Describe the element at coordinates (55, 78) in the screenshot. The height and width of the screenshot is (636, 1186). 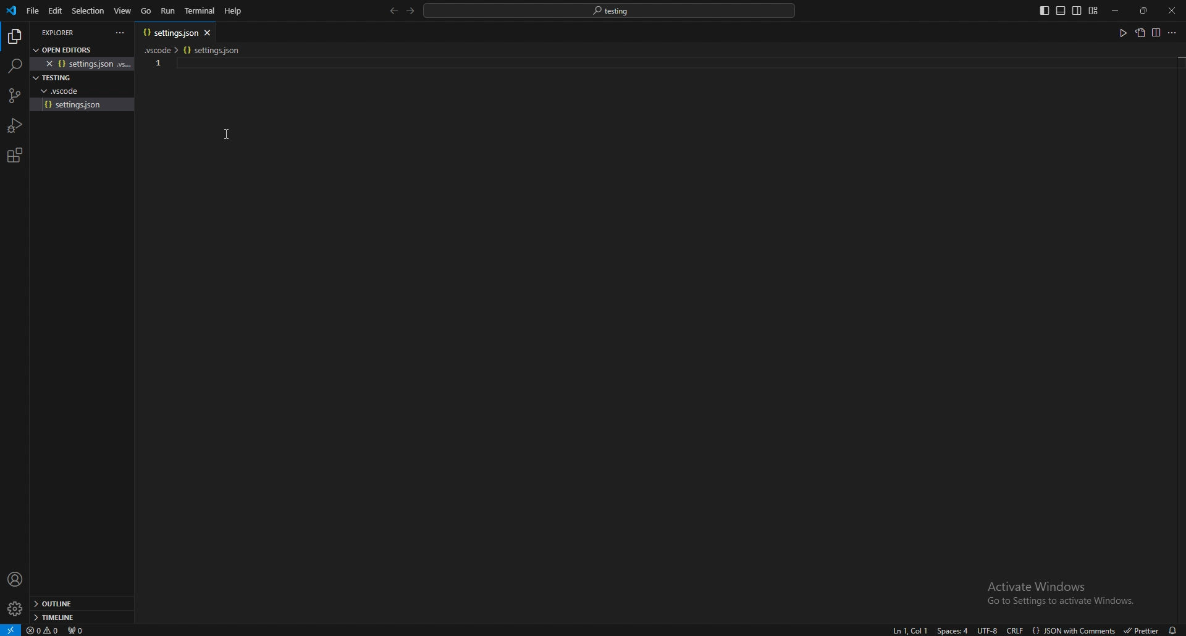
I see `folder name` at that location.